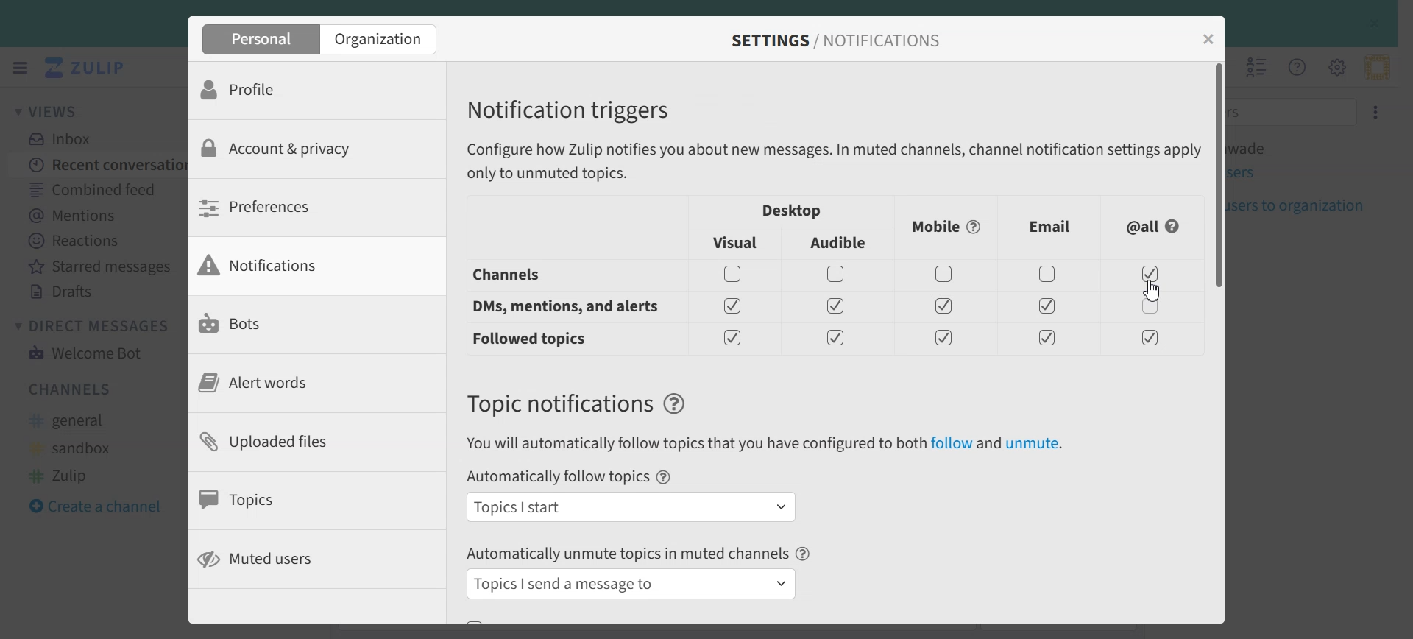  I want to click on Logo, so click(88, 68).